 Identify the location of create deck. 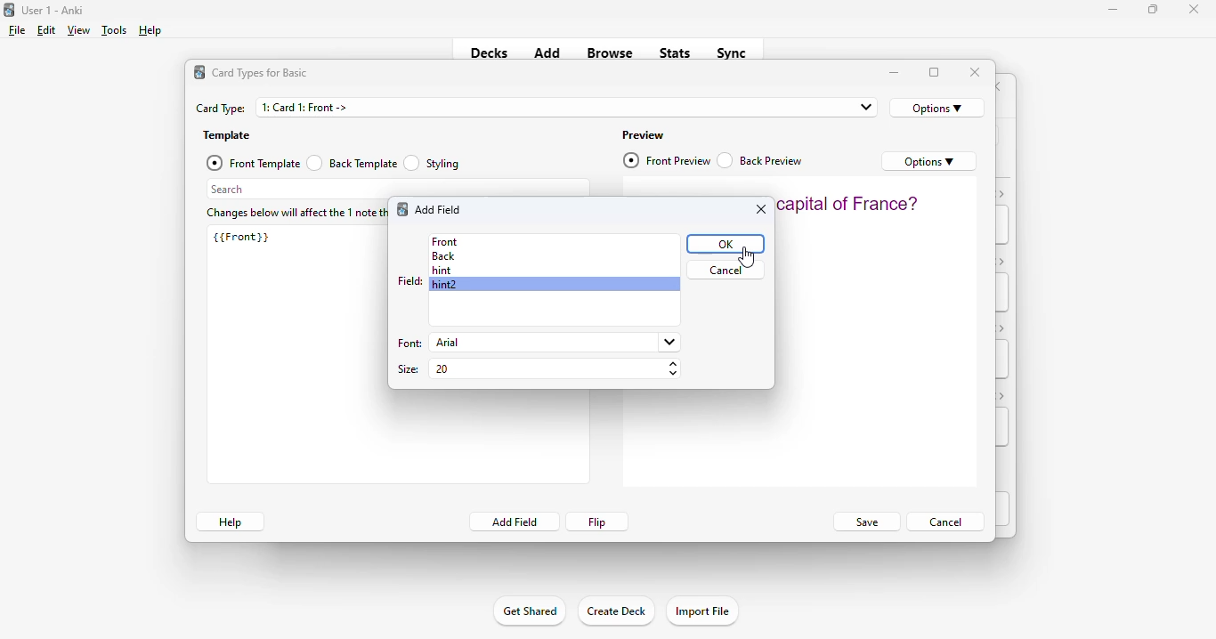
(615, 610).